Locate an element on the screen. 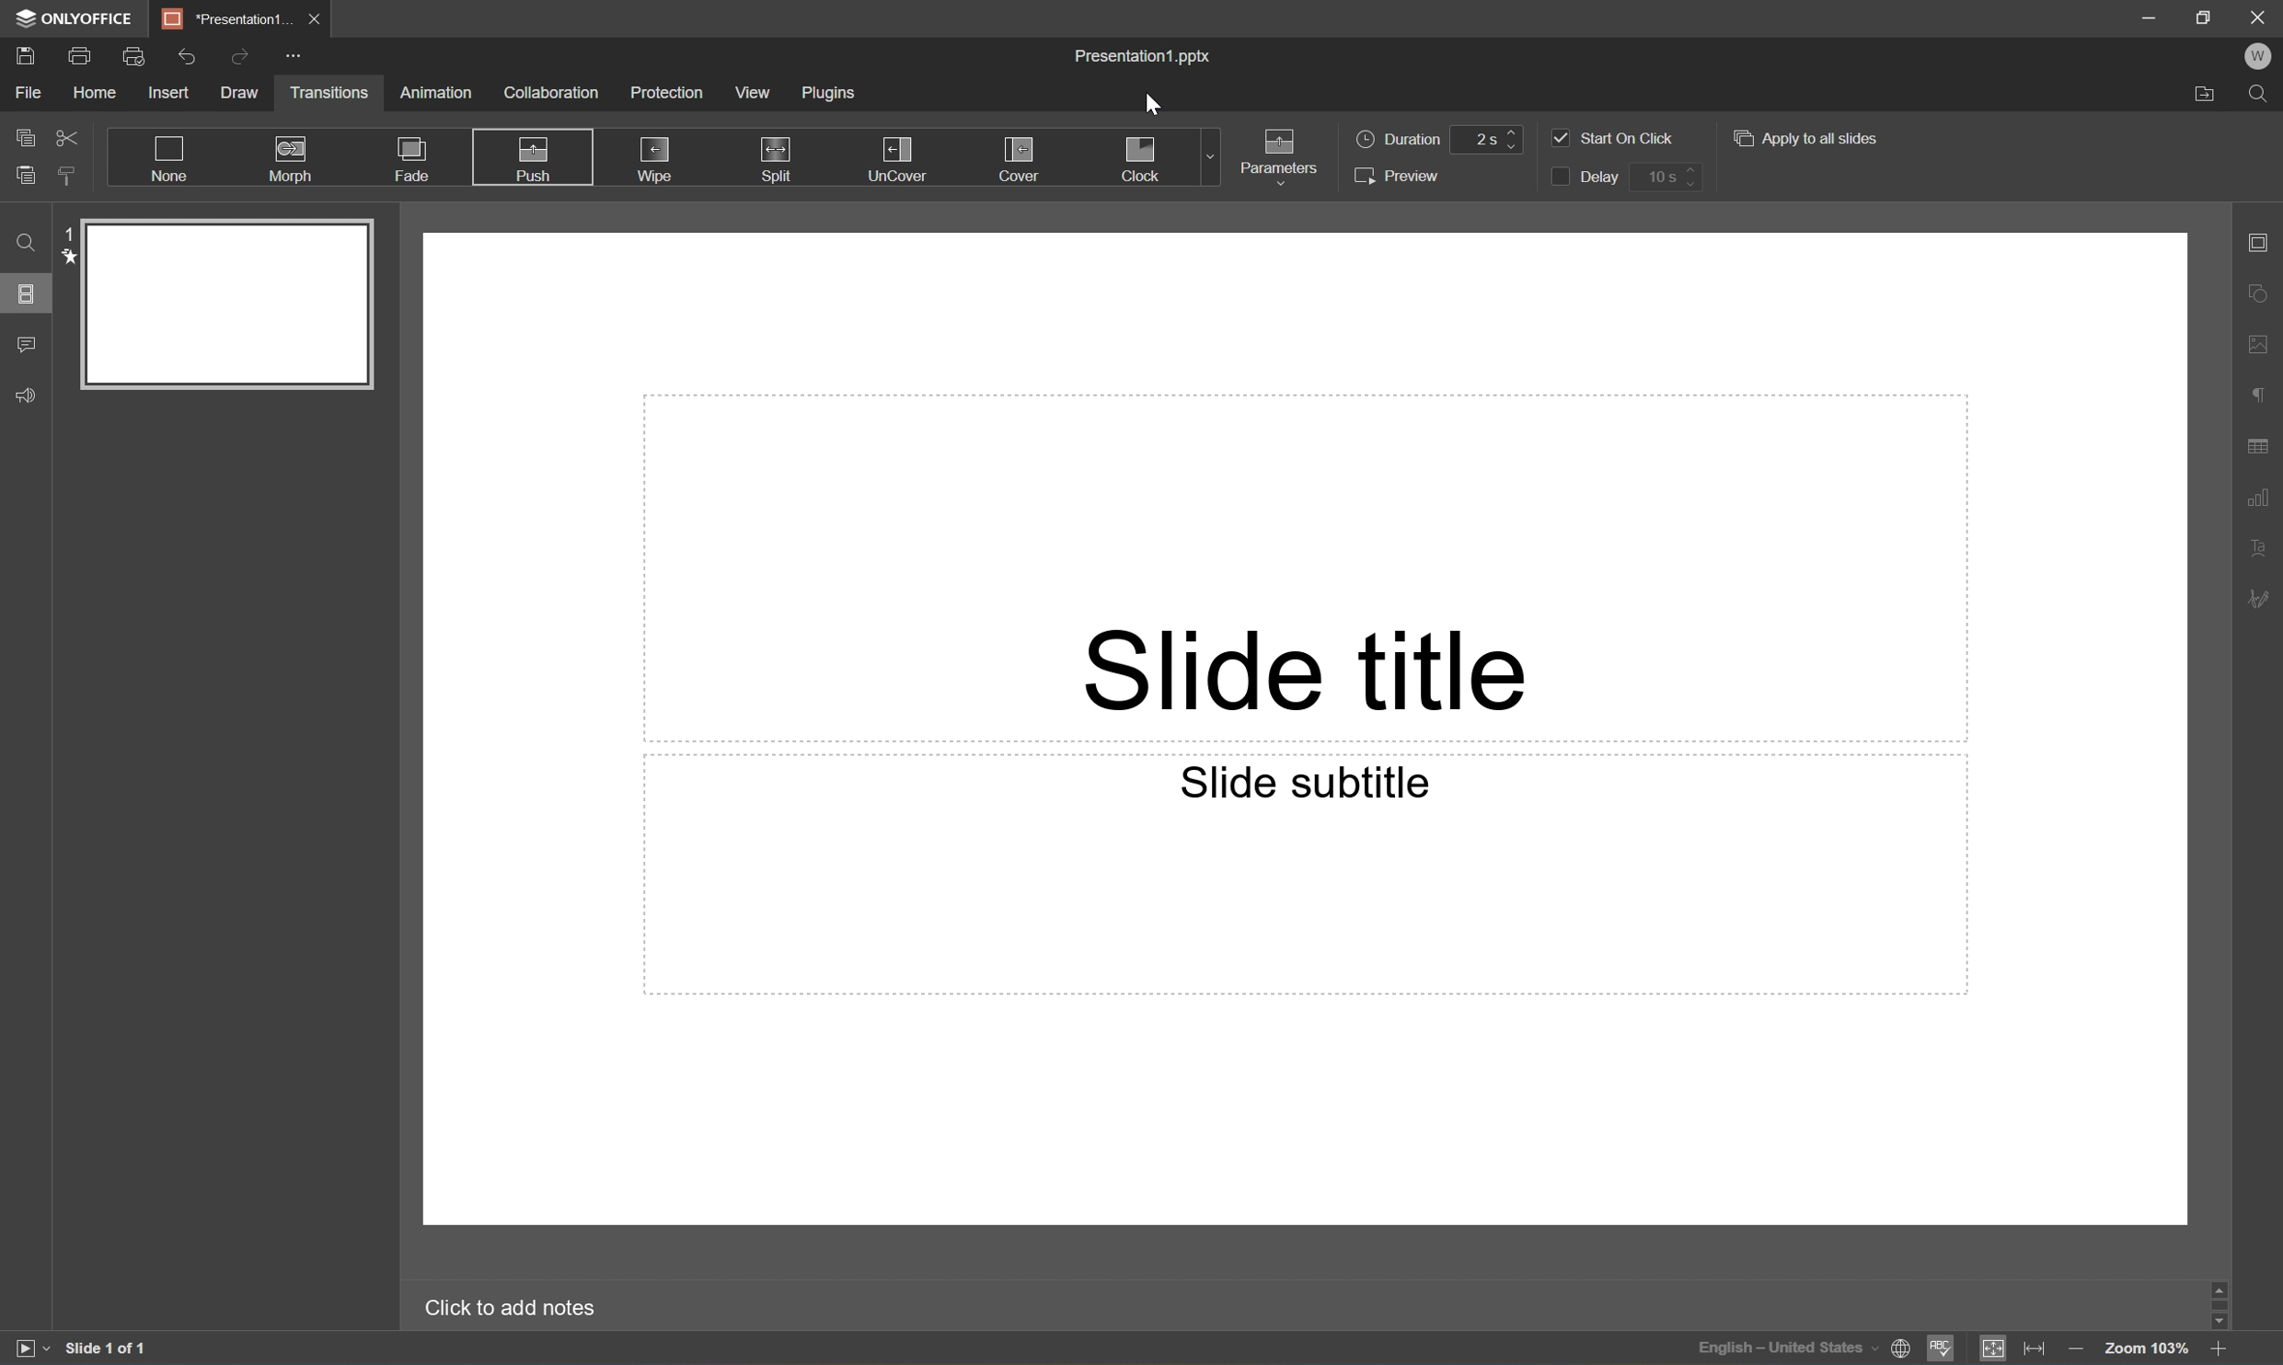 This screenshot has height=1365, width=2283. Push Selected is located at coordinates (533, 159).